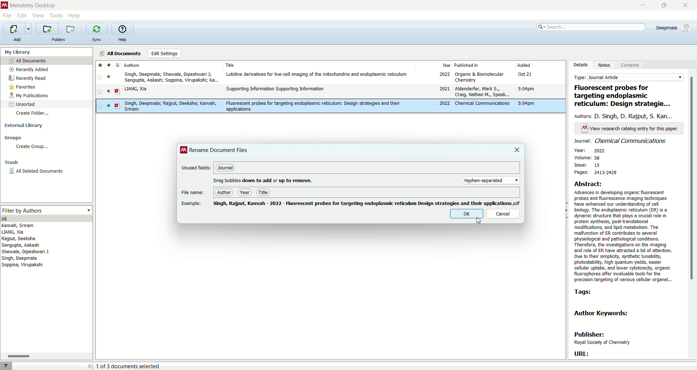  Describe the element at coordinates (444, 75) in the screenshot. I see `2022` at that location.